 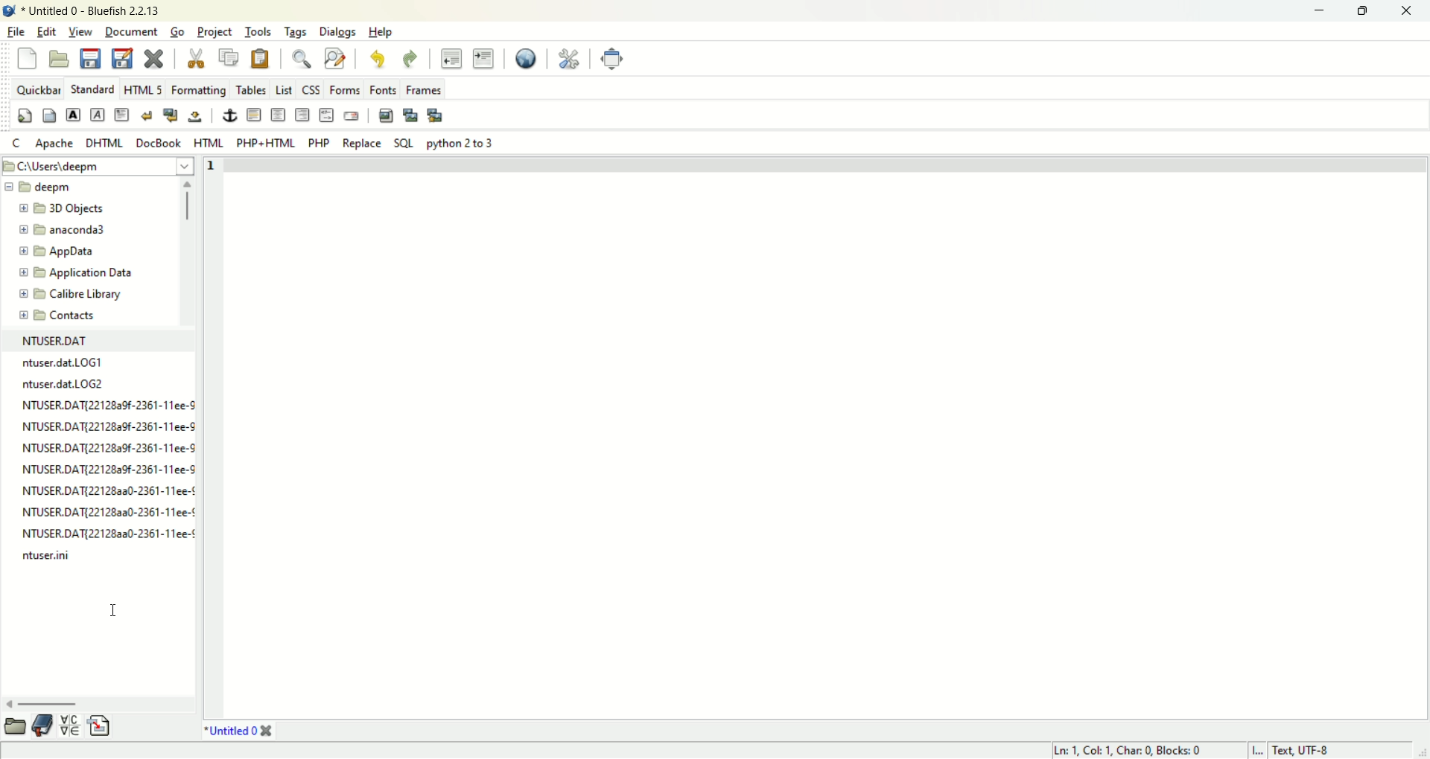 I want to click on Fonts, so click(x=381, y=89).